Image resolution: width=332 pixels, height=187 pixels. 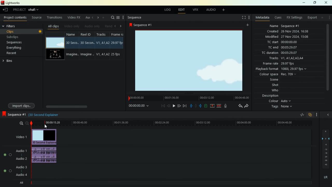 What do you see at coordinates (326, 3) in the screenshot?
I see `close` at bounding box center [326, 3].